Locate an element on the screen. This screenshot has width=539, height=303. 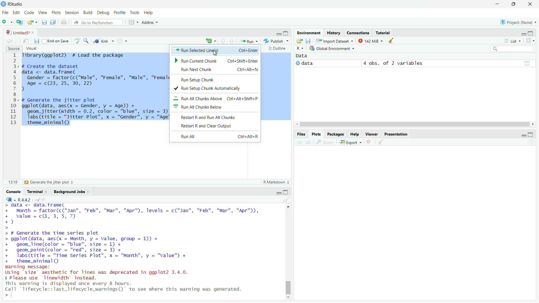
save all open documents is located at coordinates (54, 22).